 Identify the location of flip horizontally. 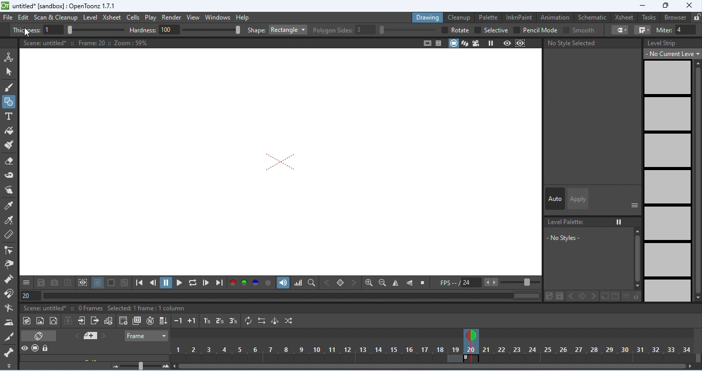
(396, 283).